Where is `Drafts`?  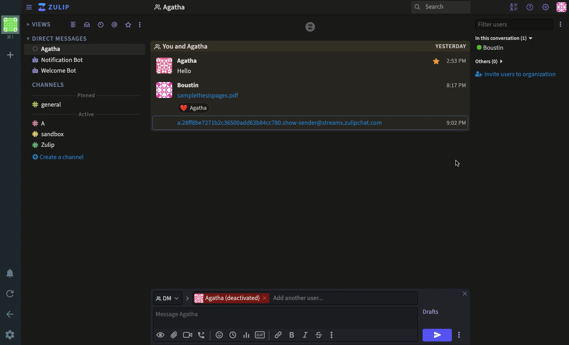 Drafts is located at coordinates (431, 312).